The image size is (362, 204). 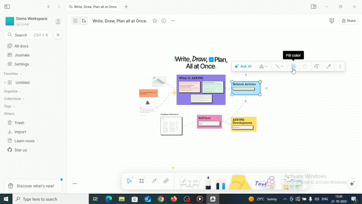 I want to click on Language, so click(x=325, y=199).